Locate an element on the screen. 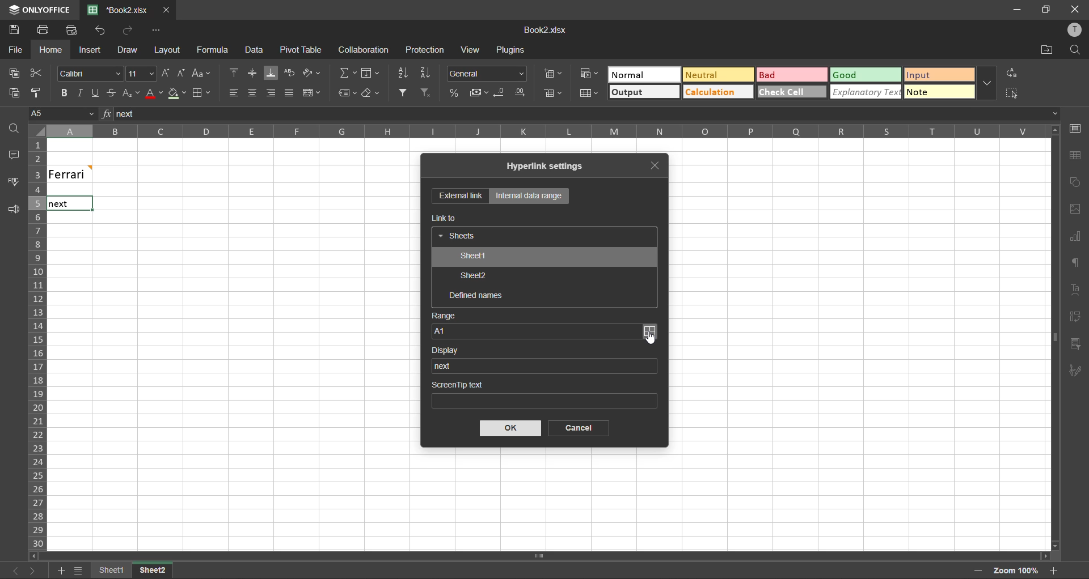 Image resolution: width=1089 pixels, height=579 pixels. calculation is located at coordinates (715, 93).